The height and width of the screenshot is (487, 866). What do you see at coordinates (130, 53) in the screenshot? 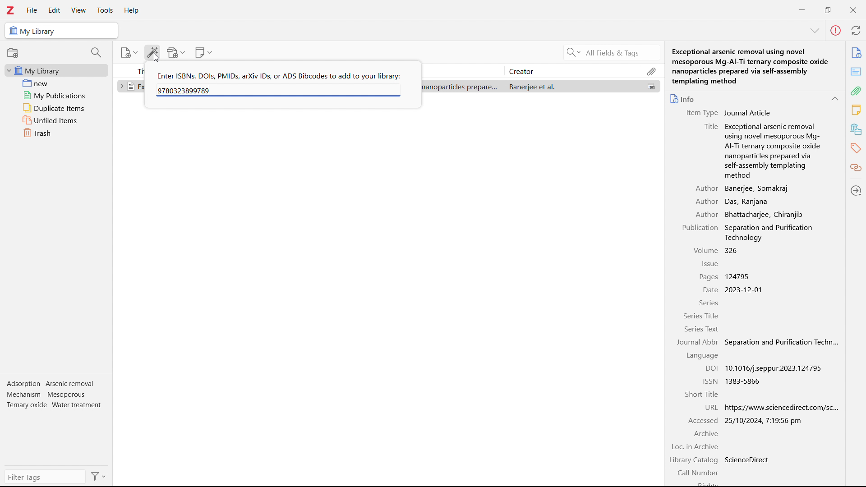
I see `add item` at bounding box center [130, 53].